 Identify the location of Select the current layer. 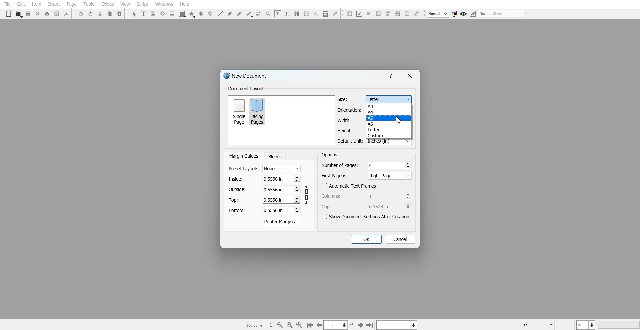
(398, 325).